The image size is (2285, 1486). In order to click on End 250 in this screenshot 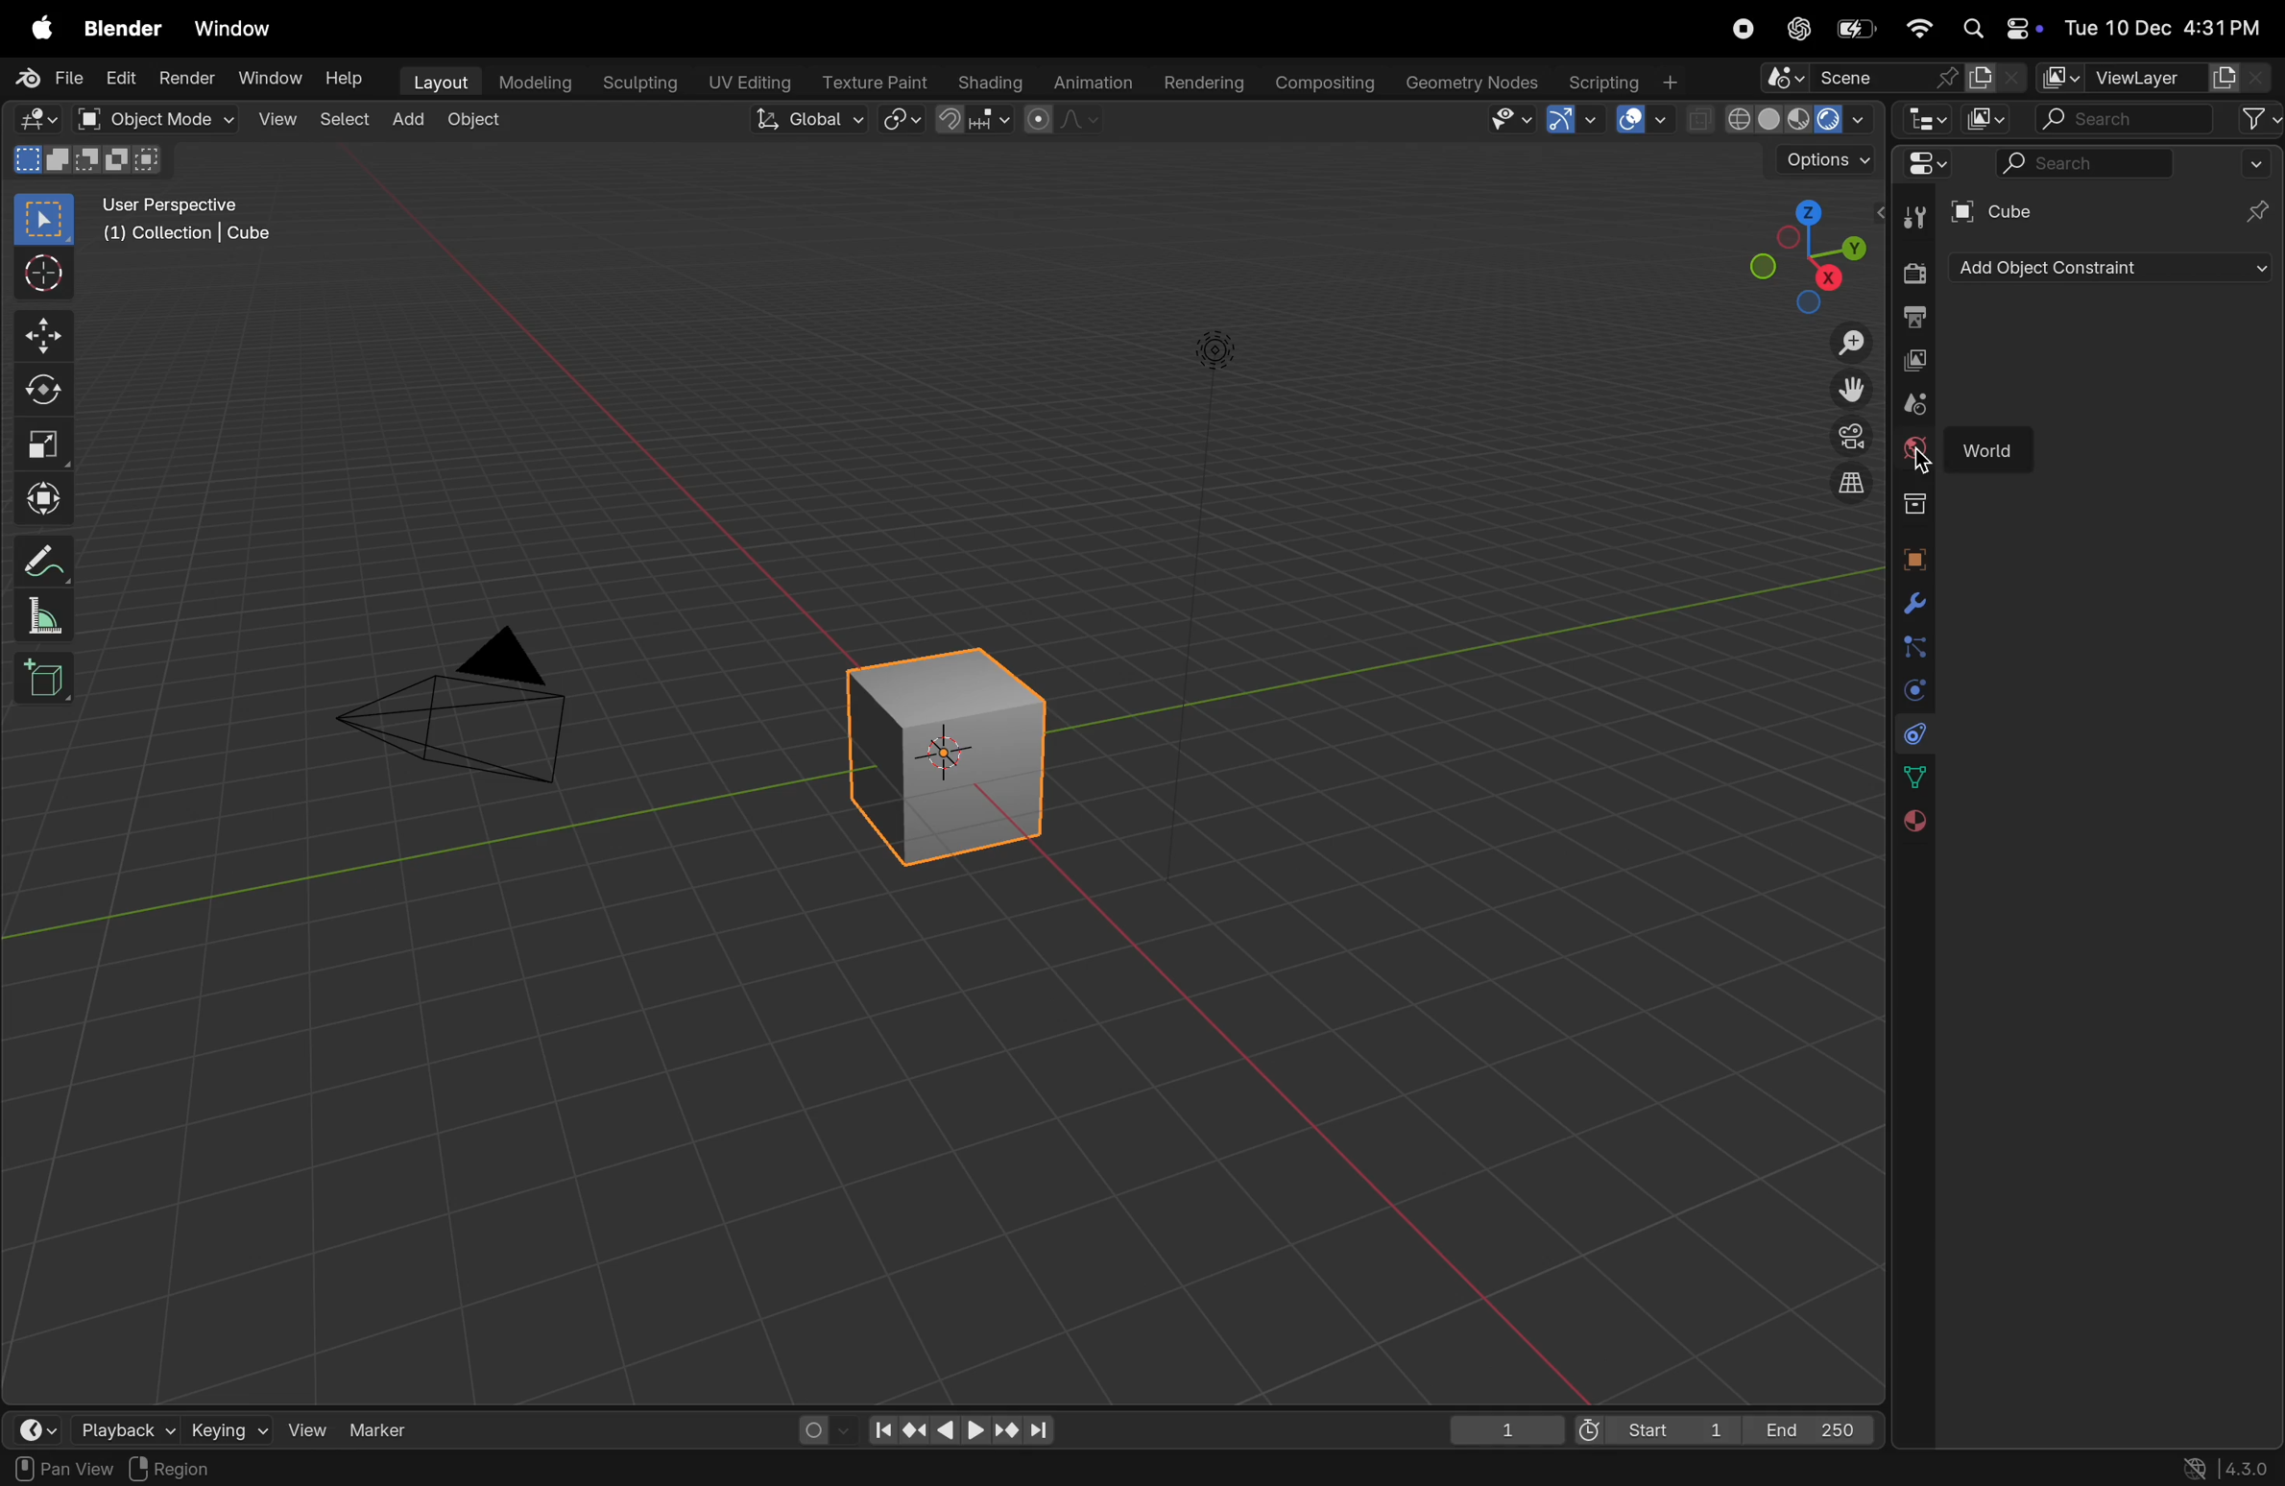, I will do `click(1813, 1428)`.